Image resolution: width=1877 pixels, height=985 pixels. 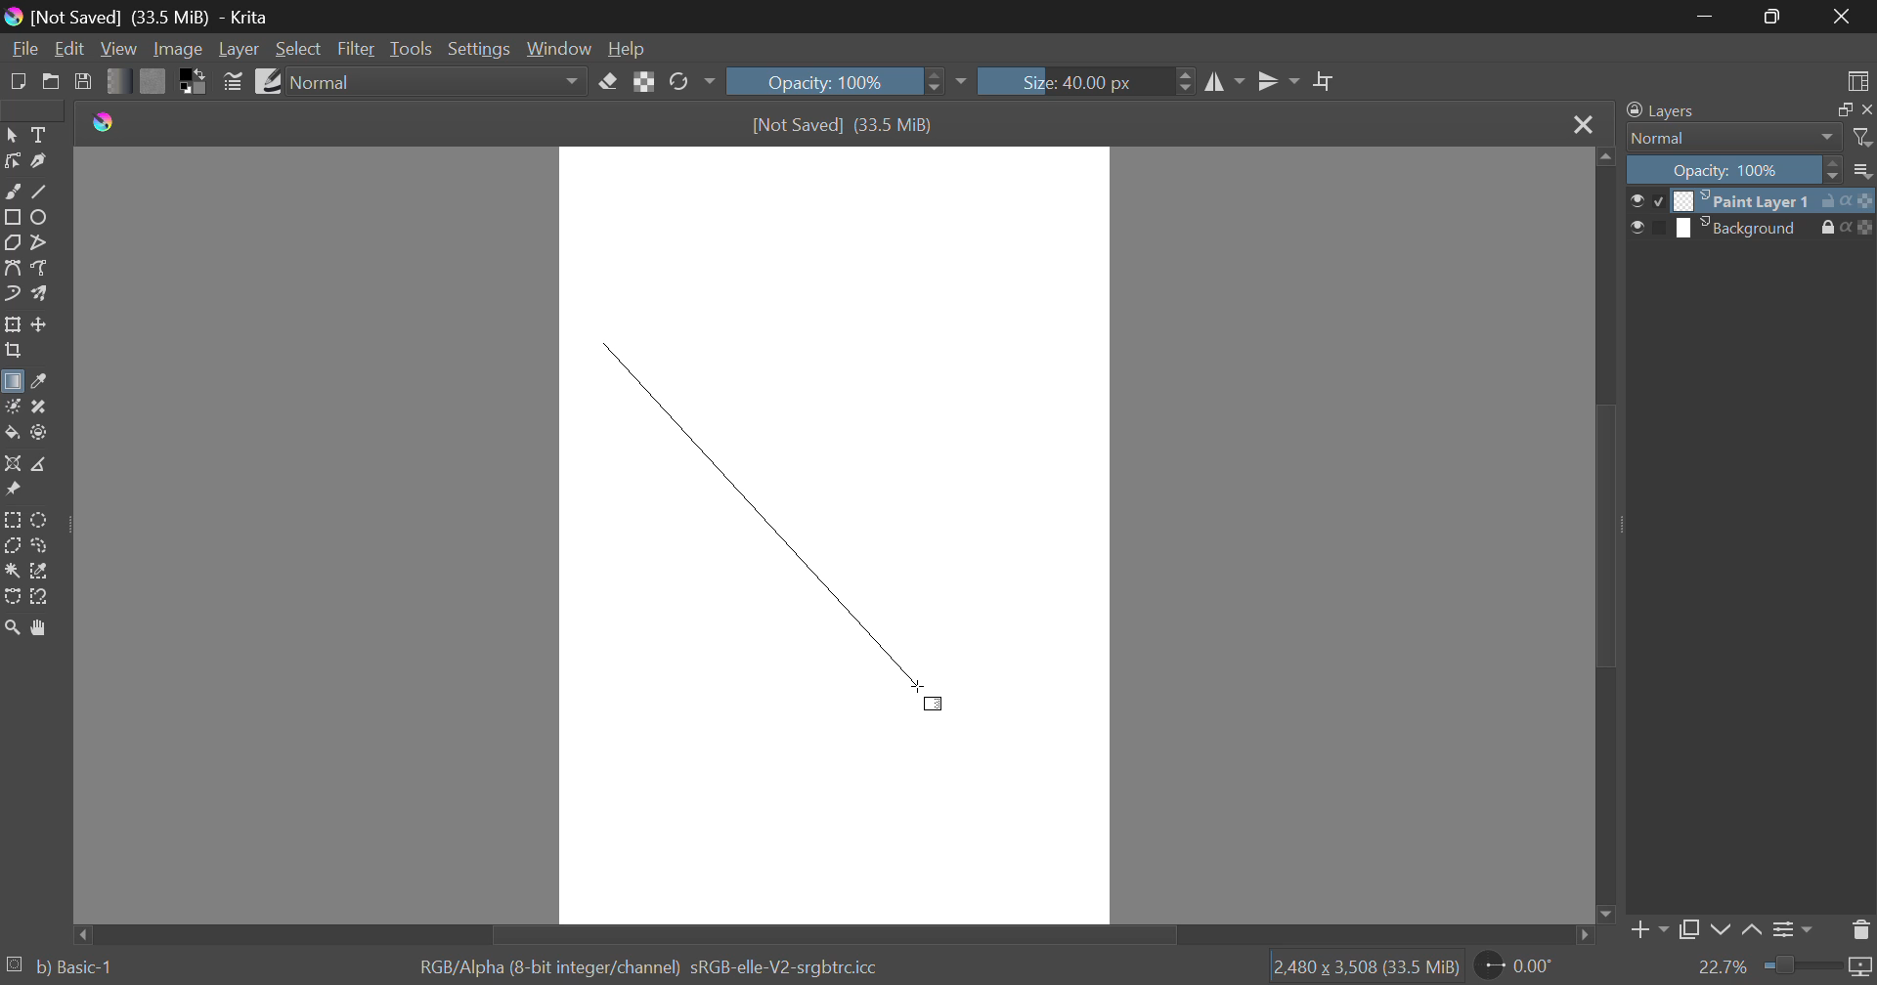 I want to click on preview, so click(x=1649, y=200).